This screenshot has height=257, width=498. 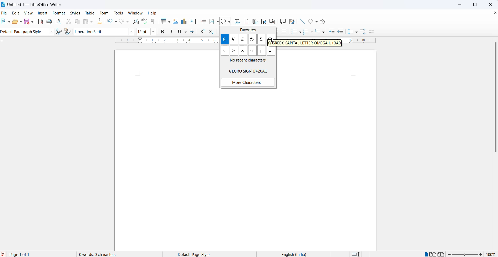 I want to click on favorites heading, so click(x=247, y=30).